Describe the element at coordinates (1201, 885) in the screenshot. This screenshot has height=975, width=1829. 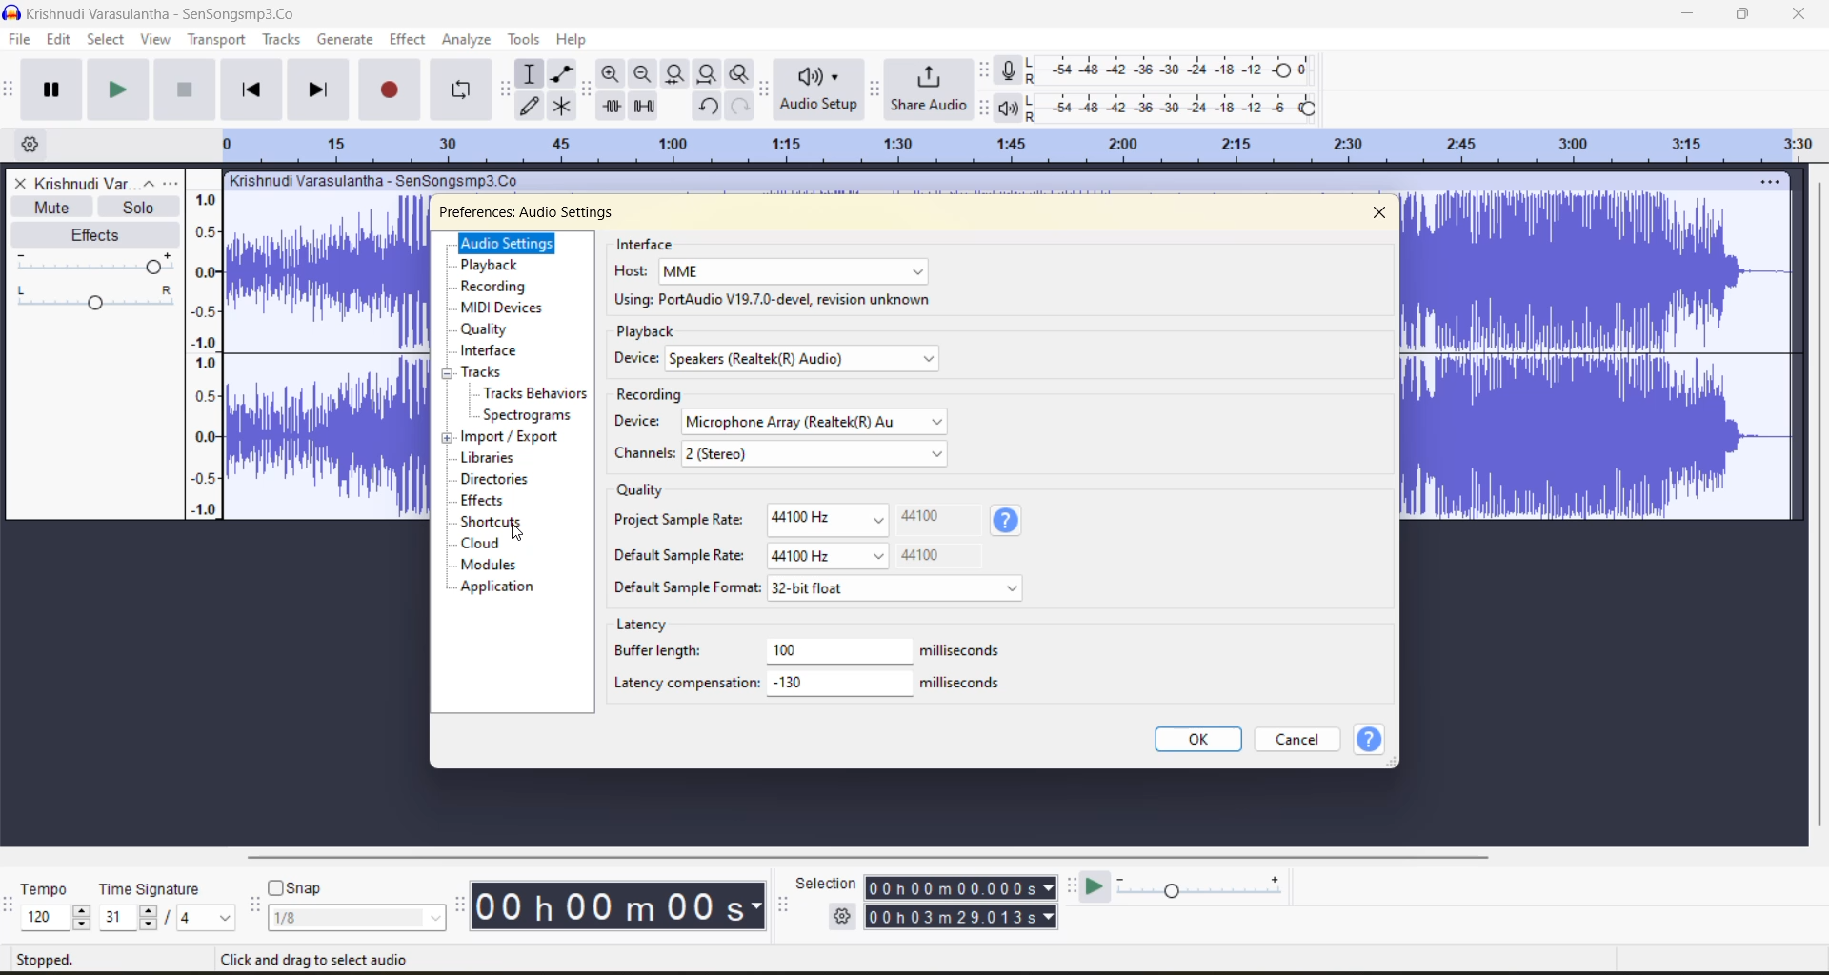
I see `playback speed` at that location.